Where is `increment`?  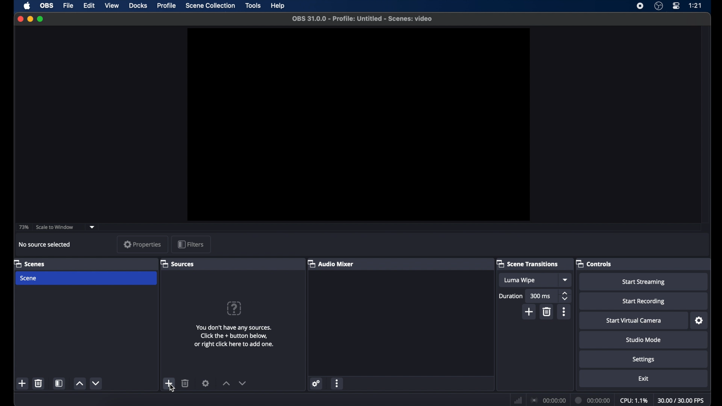 increment is located at coordinates (79, 383).